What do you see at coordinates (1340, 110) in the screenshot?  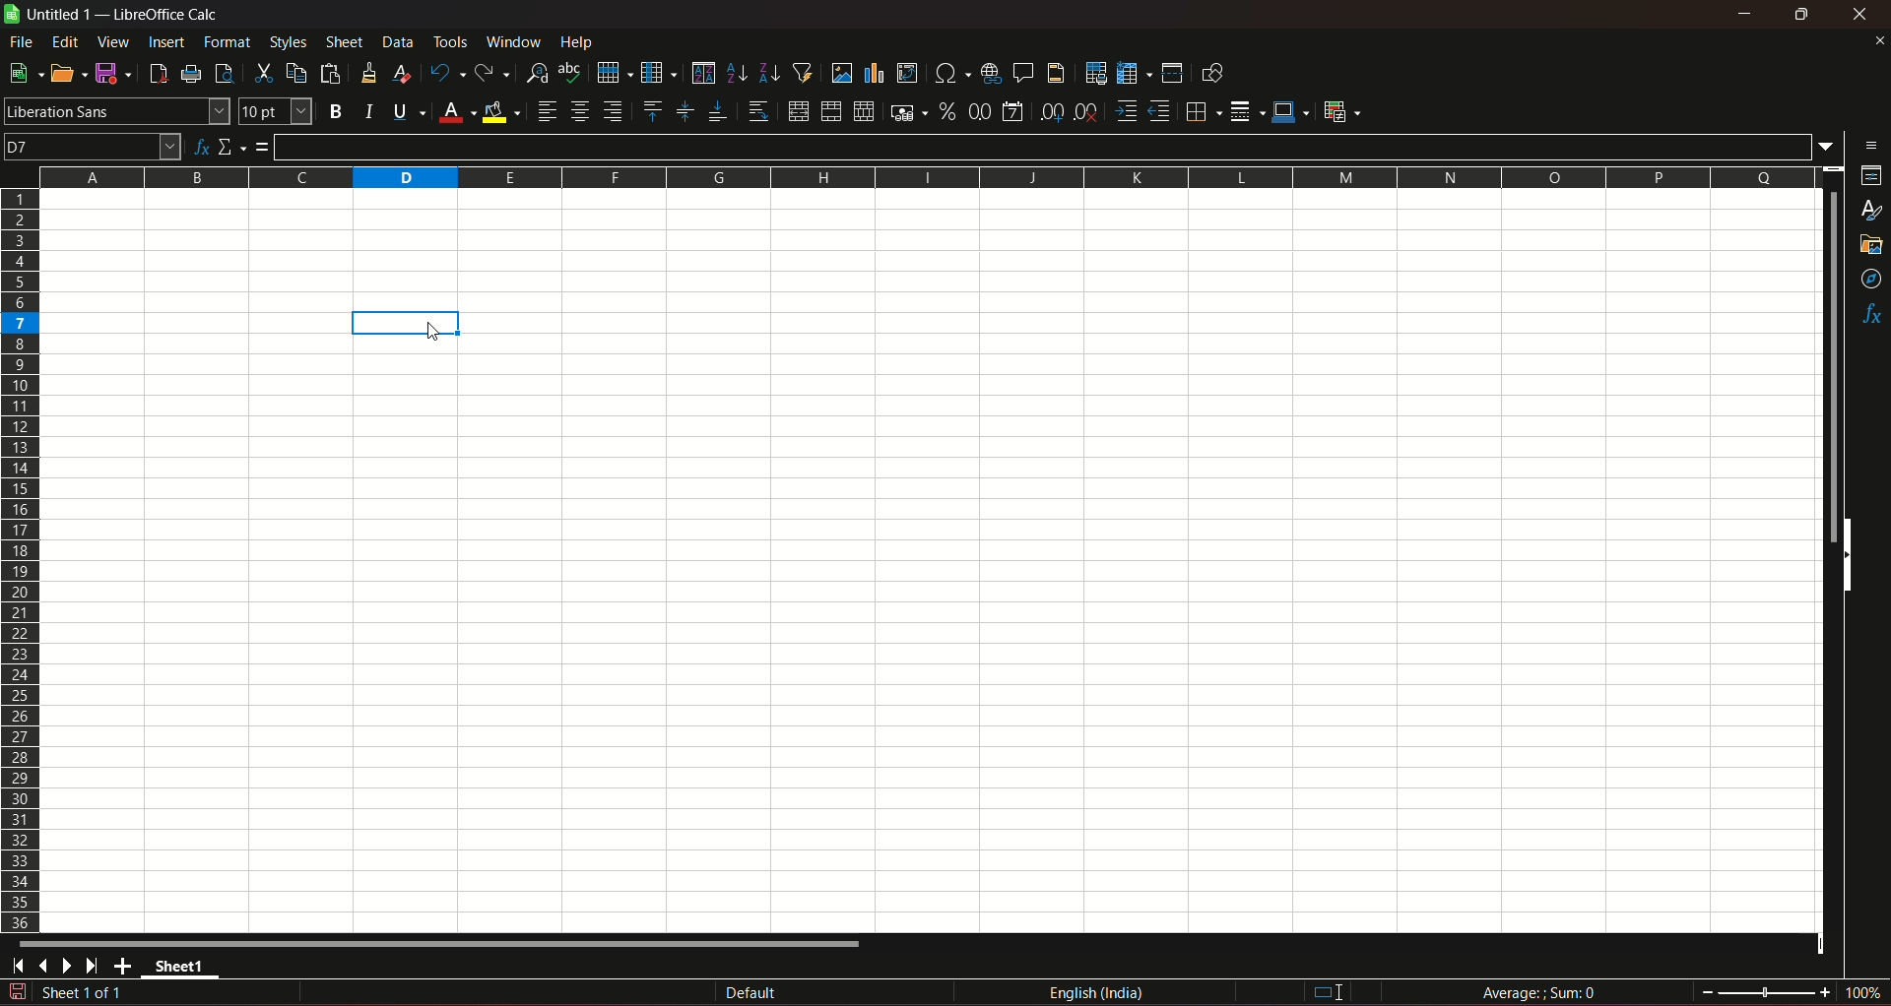 I see `conditional` at bounding box center [1340, 110].